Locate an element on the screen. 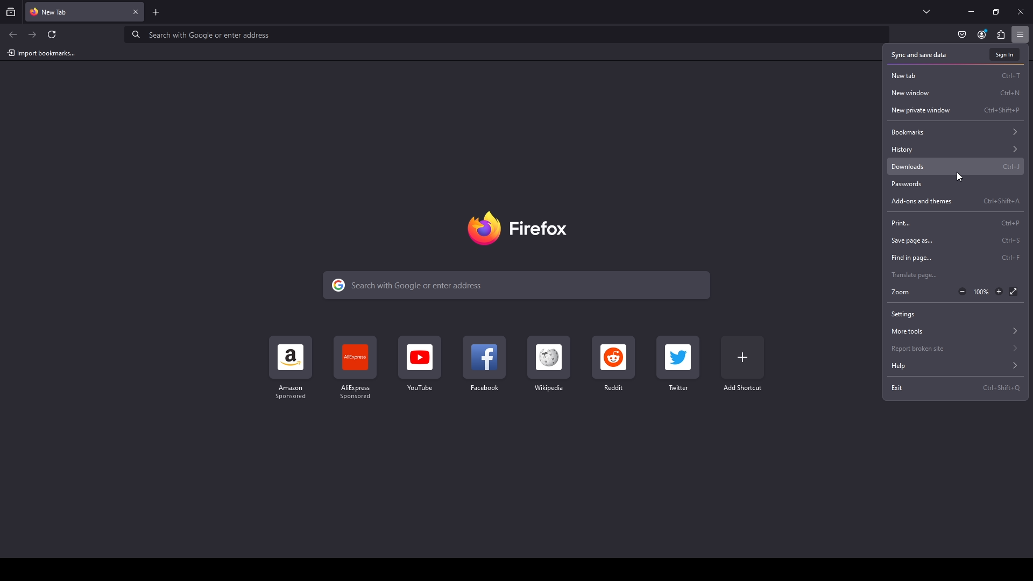  More tools is located at coordinates (956, 331).